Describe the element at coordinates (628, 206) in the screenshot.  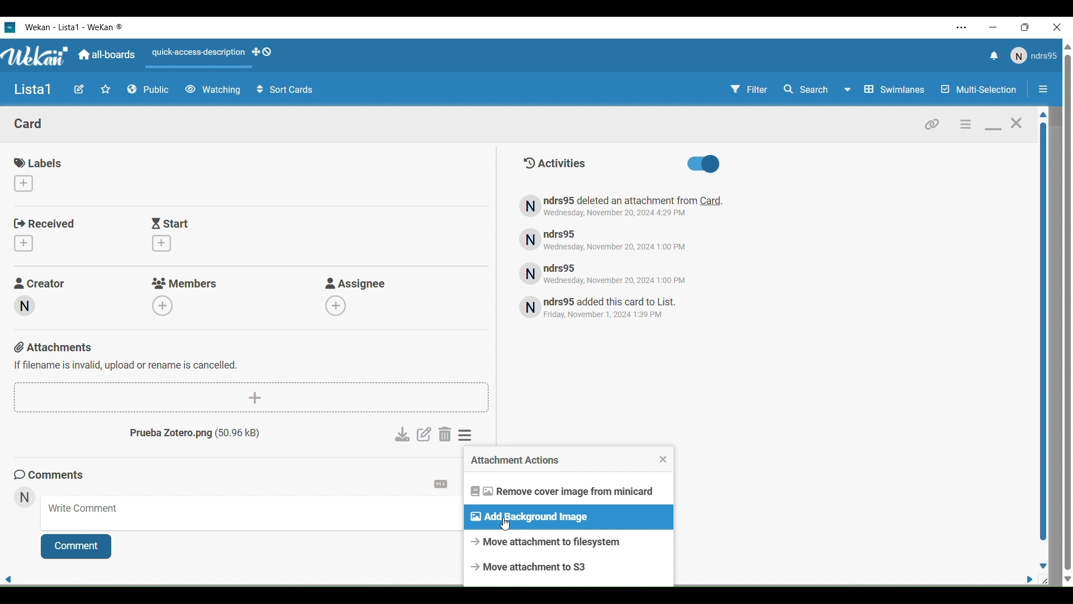
I see `Text` at that location.